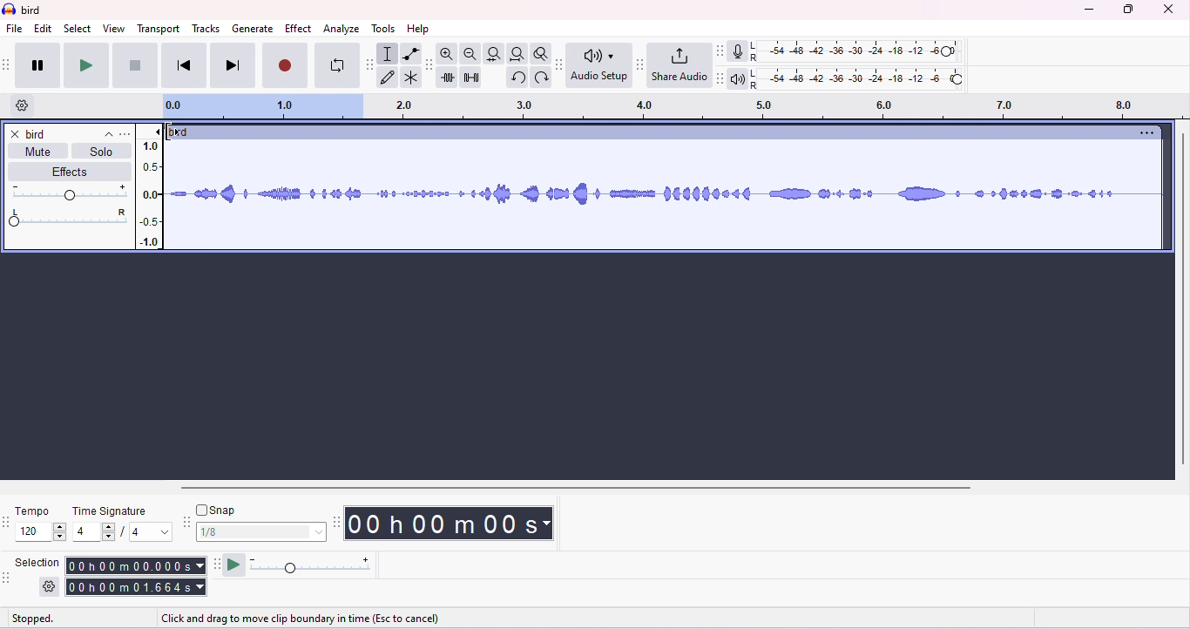 Image resolution: width=1190 pixels, height=629 pixels. I want to click on record meter, so click(736, 51).